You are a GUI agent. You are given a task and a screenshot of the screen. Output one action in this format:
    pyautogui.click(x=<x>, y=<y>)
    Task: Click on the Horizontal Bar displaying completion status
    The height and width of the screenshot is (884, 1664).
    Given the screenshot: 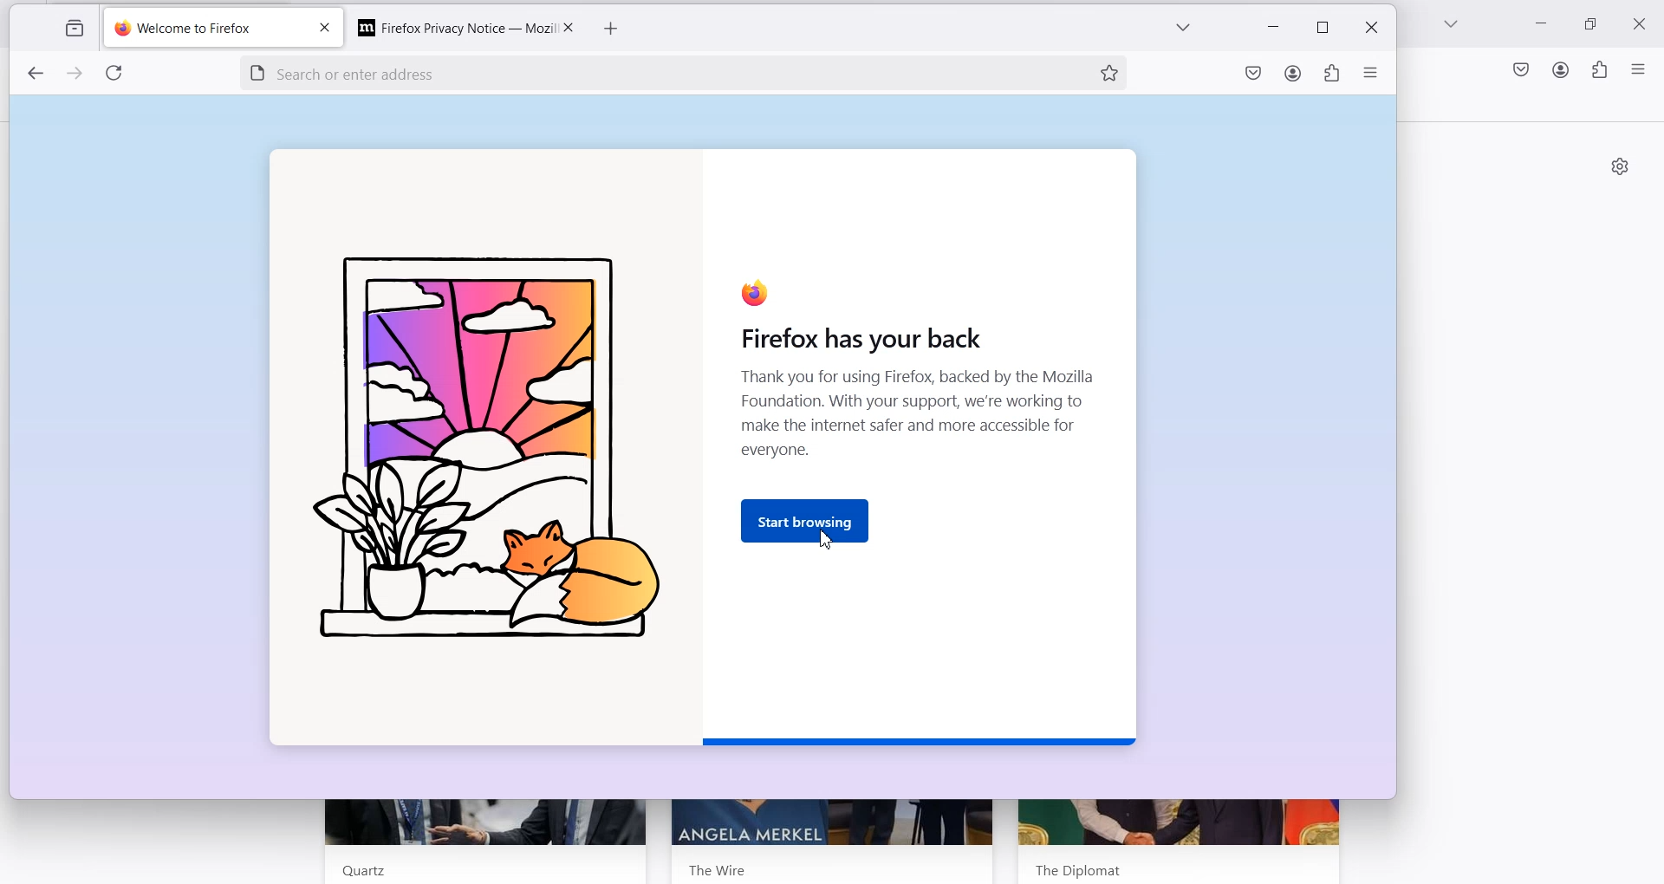 What is the action you would take?
    pyautogui.click(x=921, y=741)
    